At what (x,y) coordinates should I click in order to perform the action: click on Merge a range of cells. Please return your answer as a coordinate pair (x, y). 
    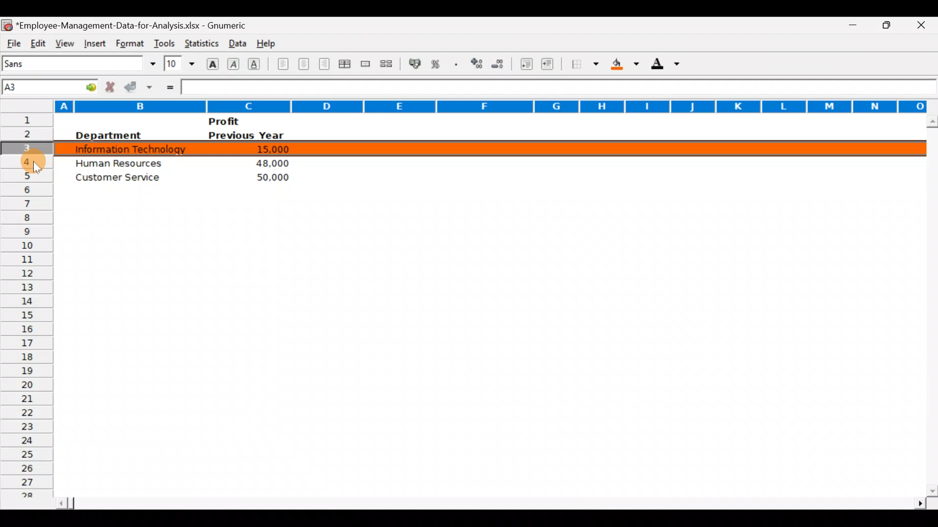
    Looking at the image, I should click on (364, 65).